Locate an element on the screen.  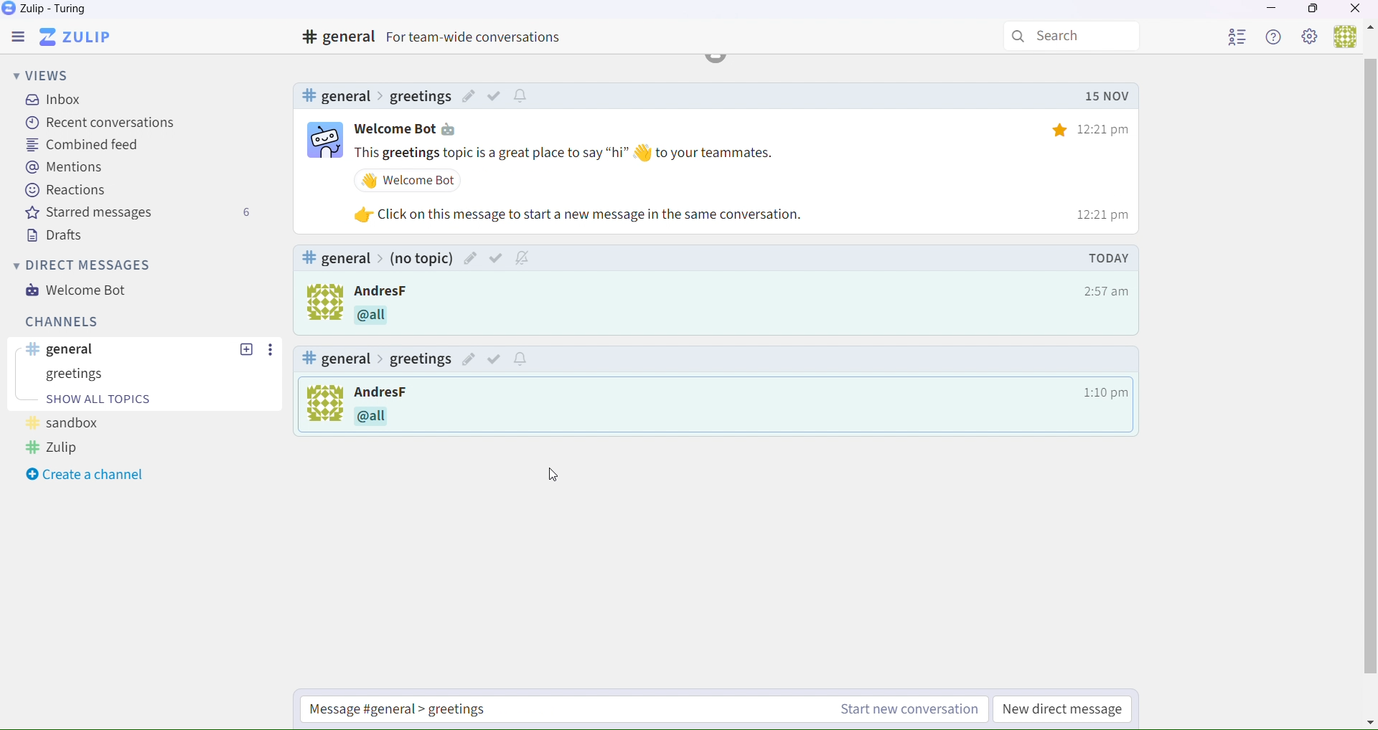
Sanbox is located at coordinates (146, 374).